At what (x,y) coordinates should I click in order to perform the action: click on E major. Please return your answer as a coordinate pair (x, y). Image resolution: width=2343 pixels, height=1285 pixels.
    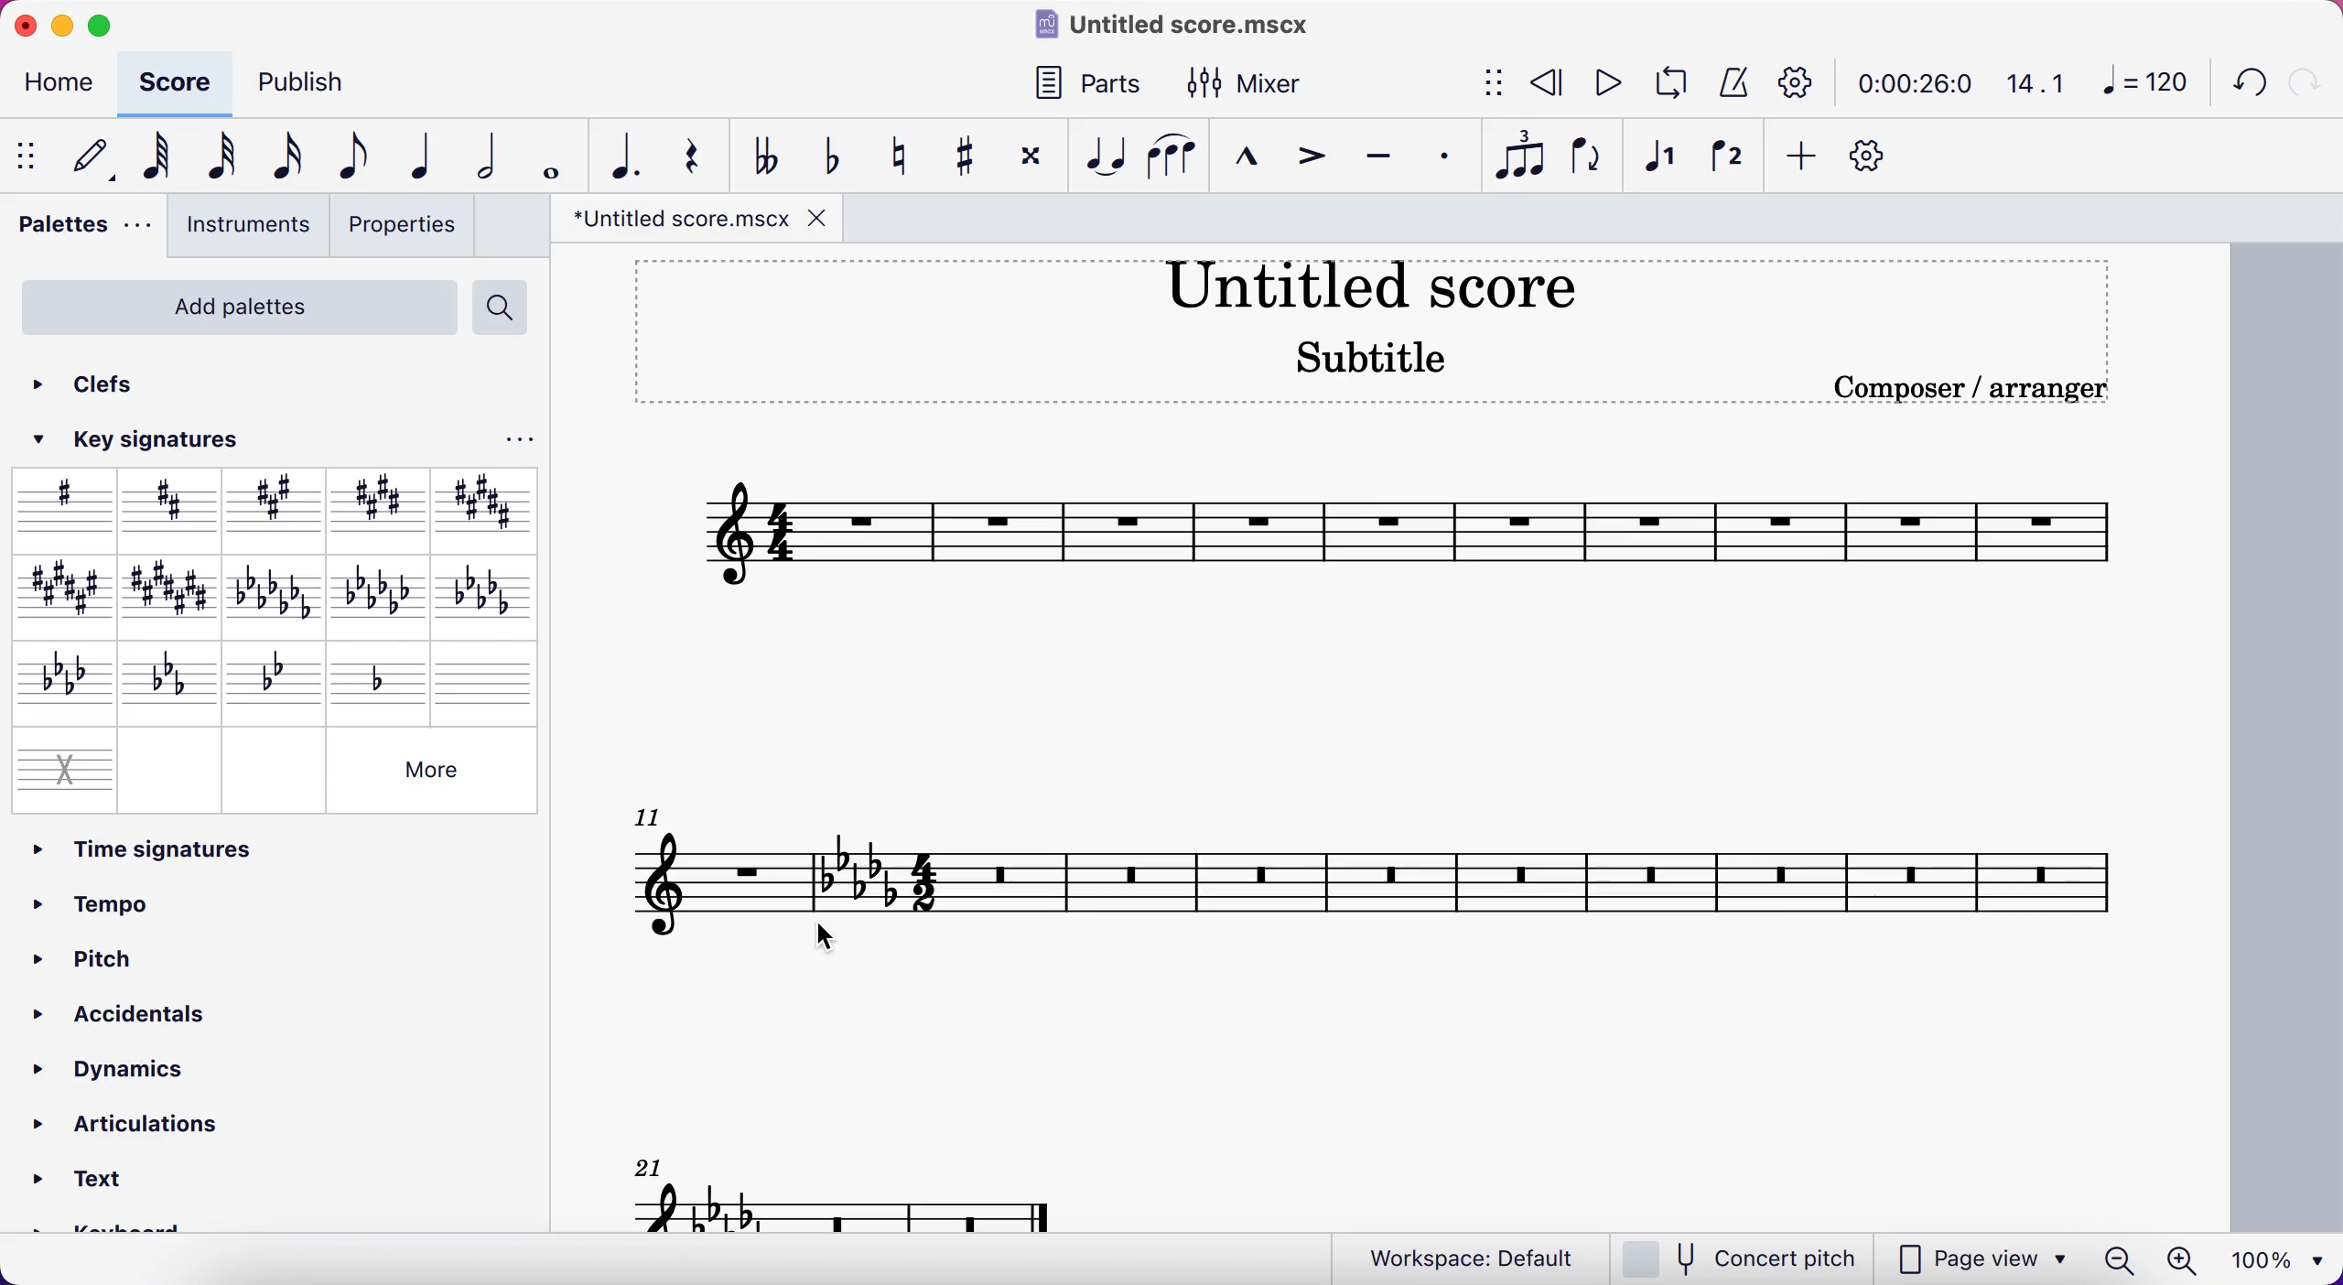
    Looking at the image, I should click on (375, 502).